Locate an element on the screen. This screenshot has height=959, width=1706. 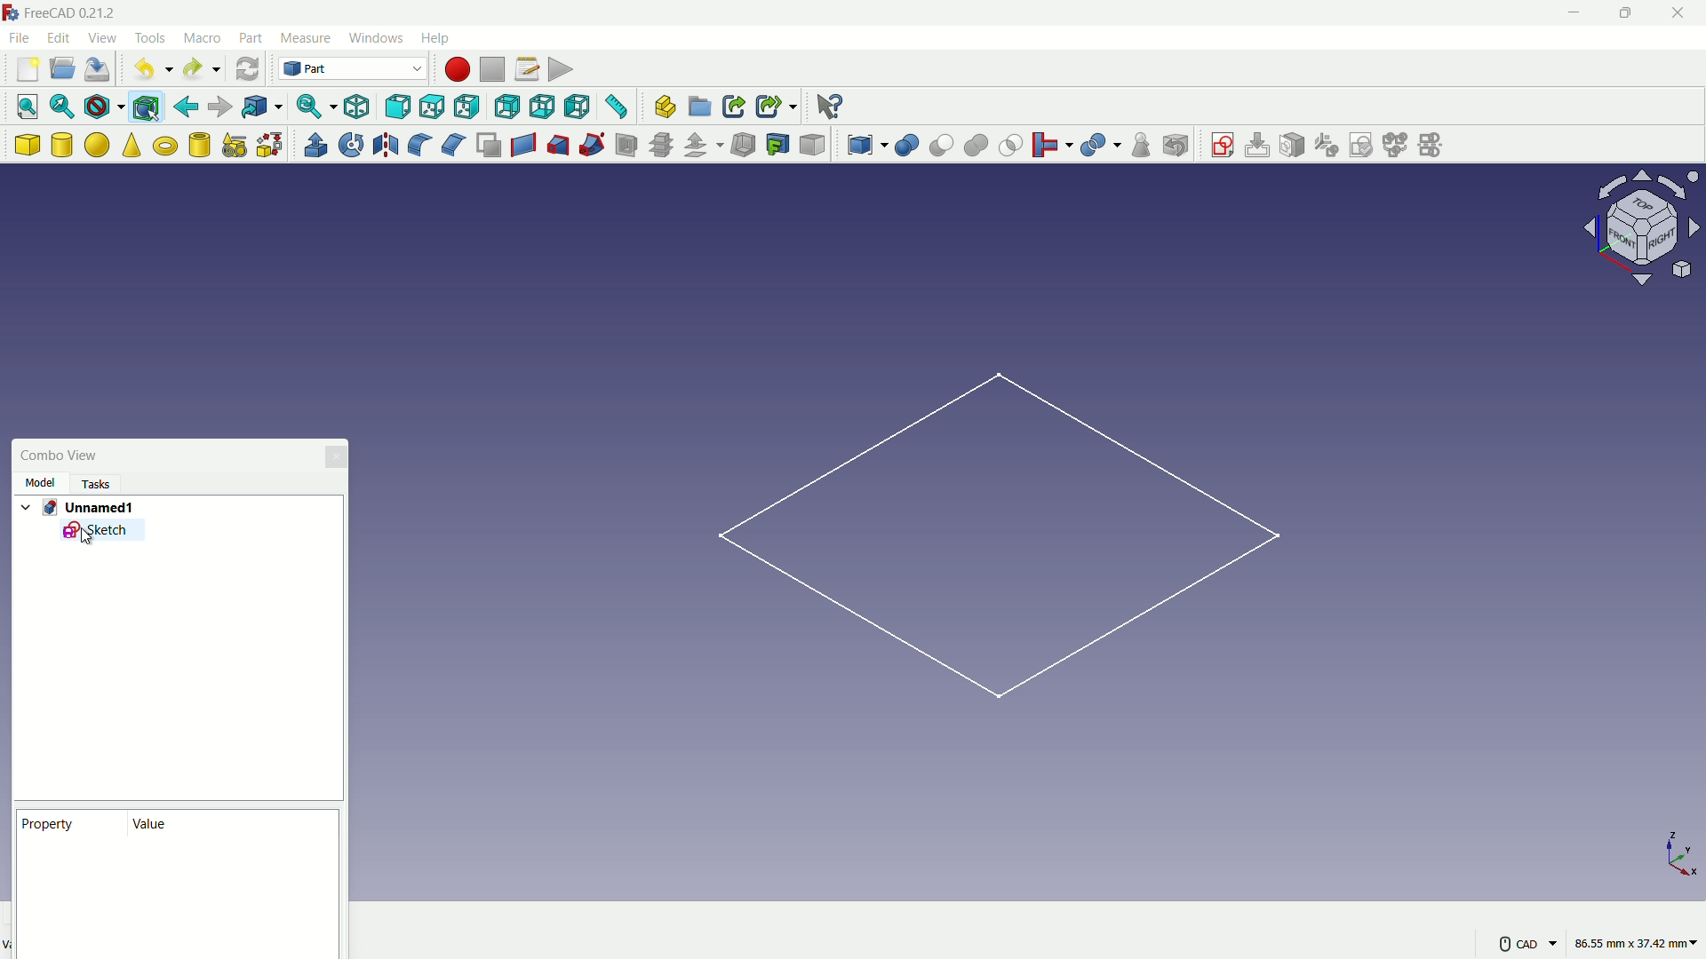
go forward is located at coordinates (220, 107).